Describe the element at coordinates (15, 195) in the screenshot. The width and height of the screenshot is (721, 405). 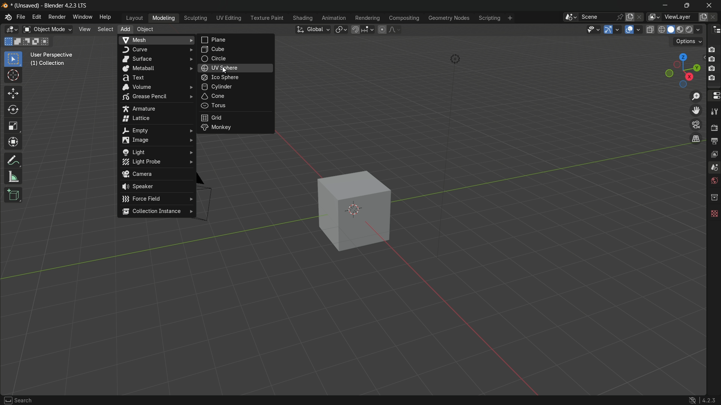
I see `add cube` at that location.